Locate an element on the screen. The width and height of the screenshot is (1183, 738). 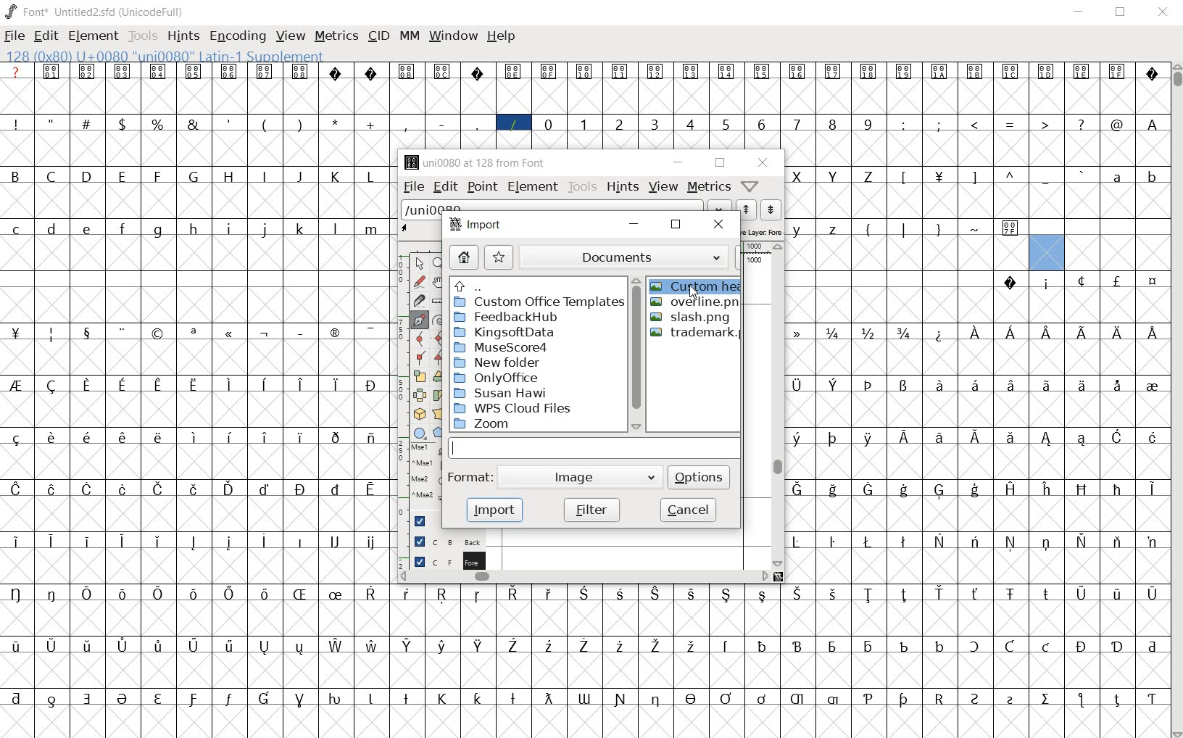
glyph is located at coordinates (265, 489).